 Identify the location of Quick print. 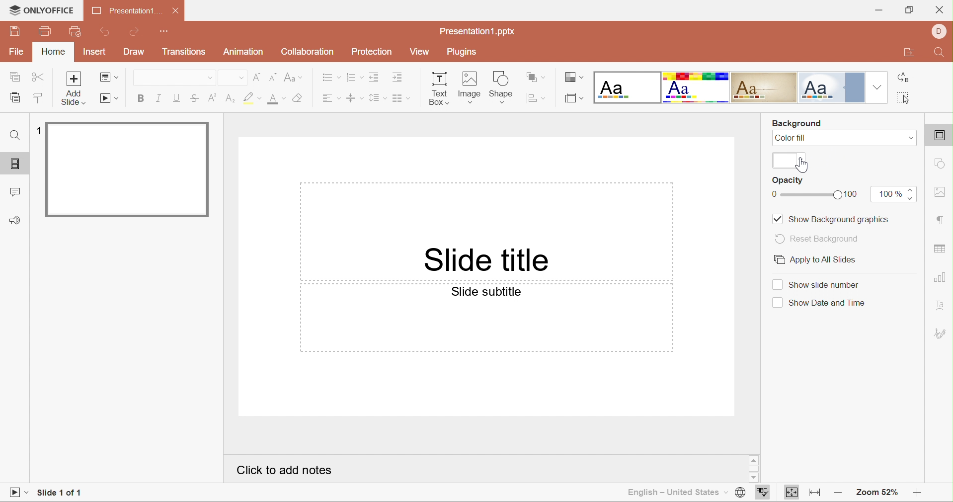
(74, 31).